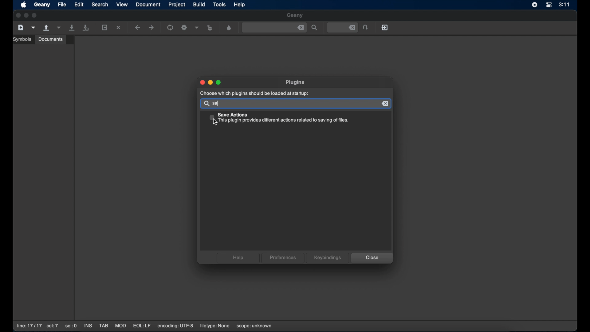  Describe the element at coordinates (564, 4) in the screenshot. I see `3:11` at that location.